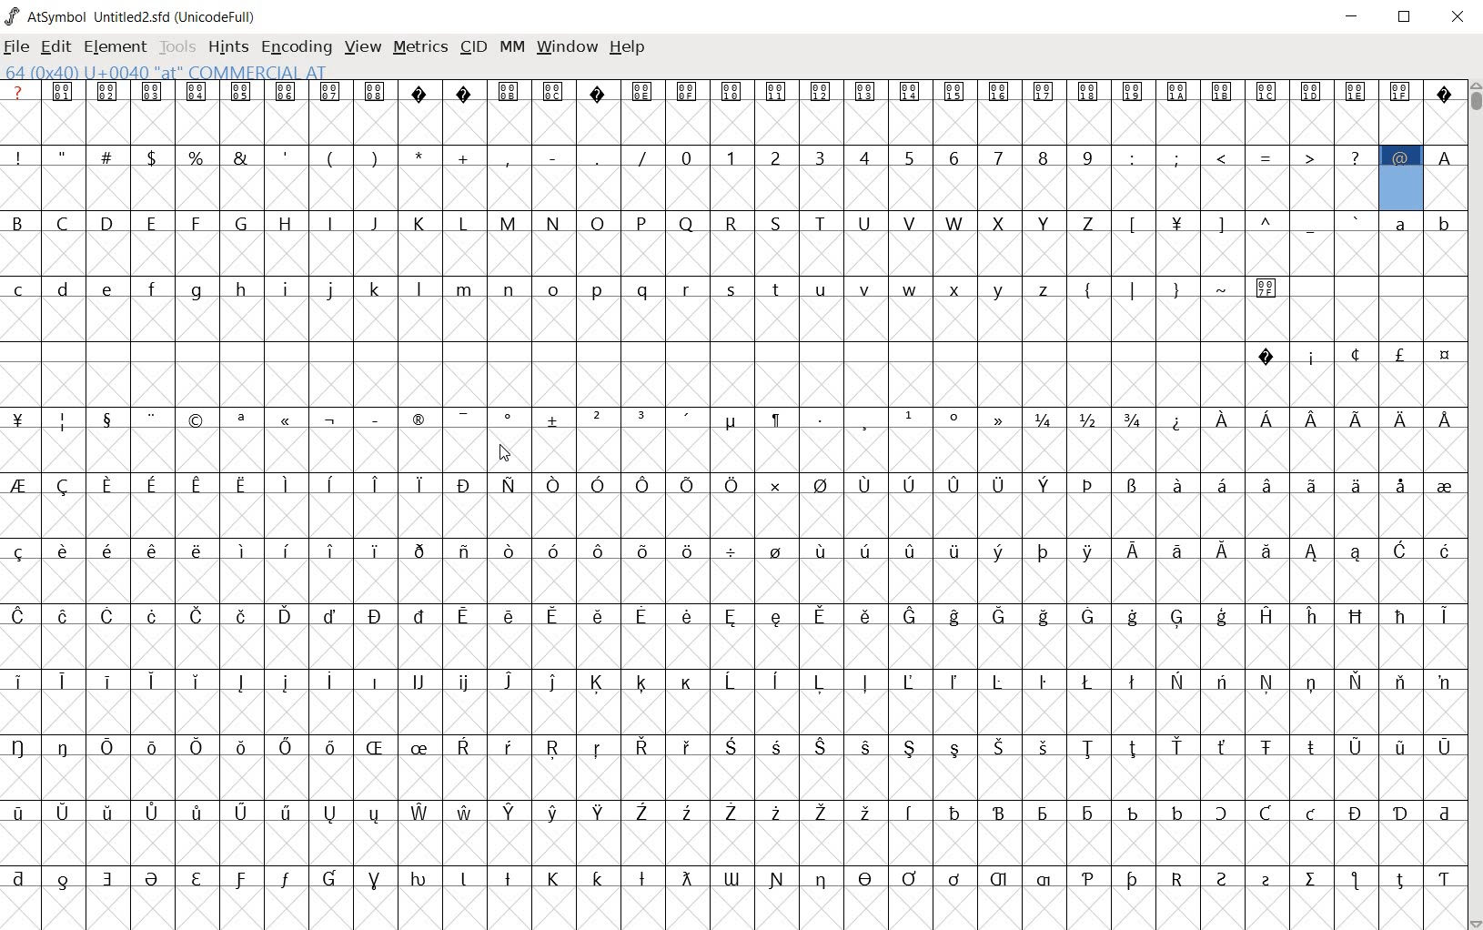 The image size is (1483, 930). What do you see at coordinates (731, 513) in the screenshot?
I see `empty glyph slots` at bounding box center [731, 513].